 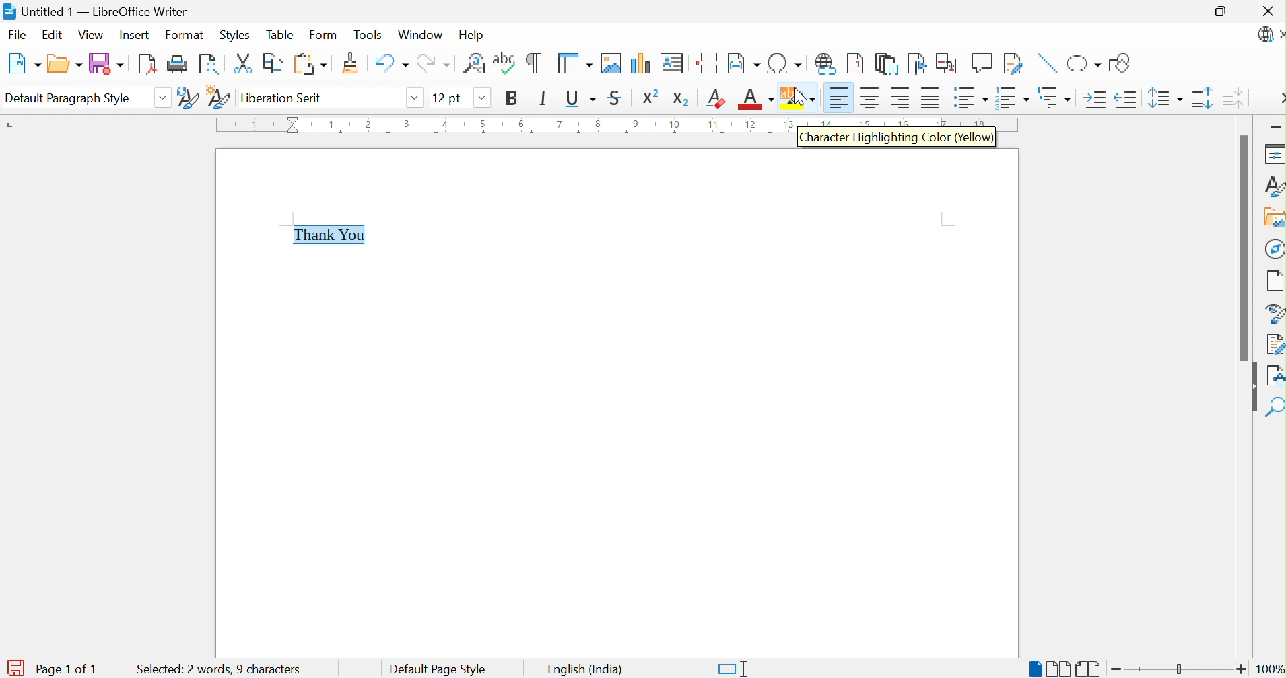 What do you see at coordinates (801, 100) in the screenshot?
I see `Cursor` at bounding box center [801, 100].